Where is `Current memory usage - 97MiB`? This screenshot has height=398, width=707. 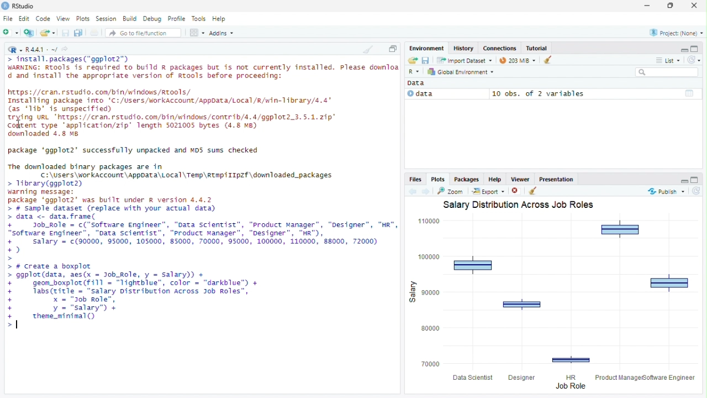
Current memory usage - 97MiB is located at coordinates (515, 60).